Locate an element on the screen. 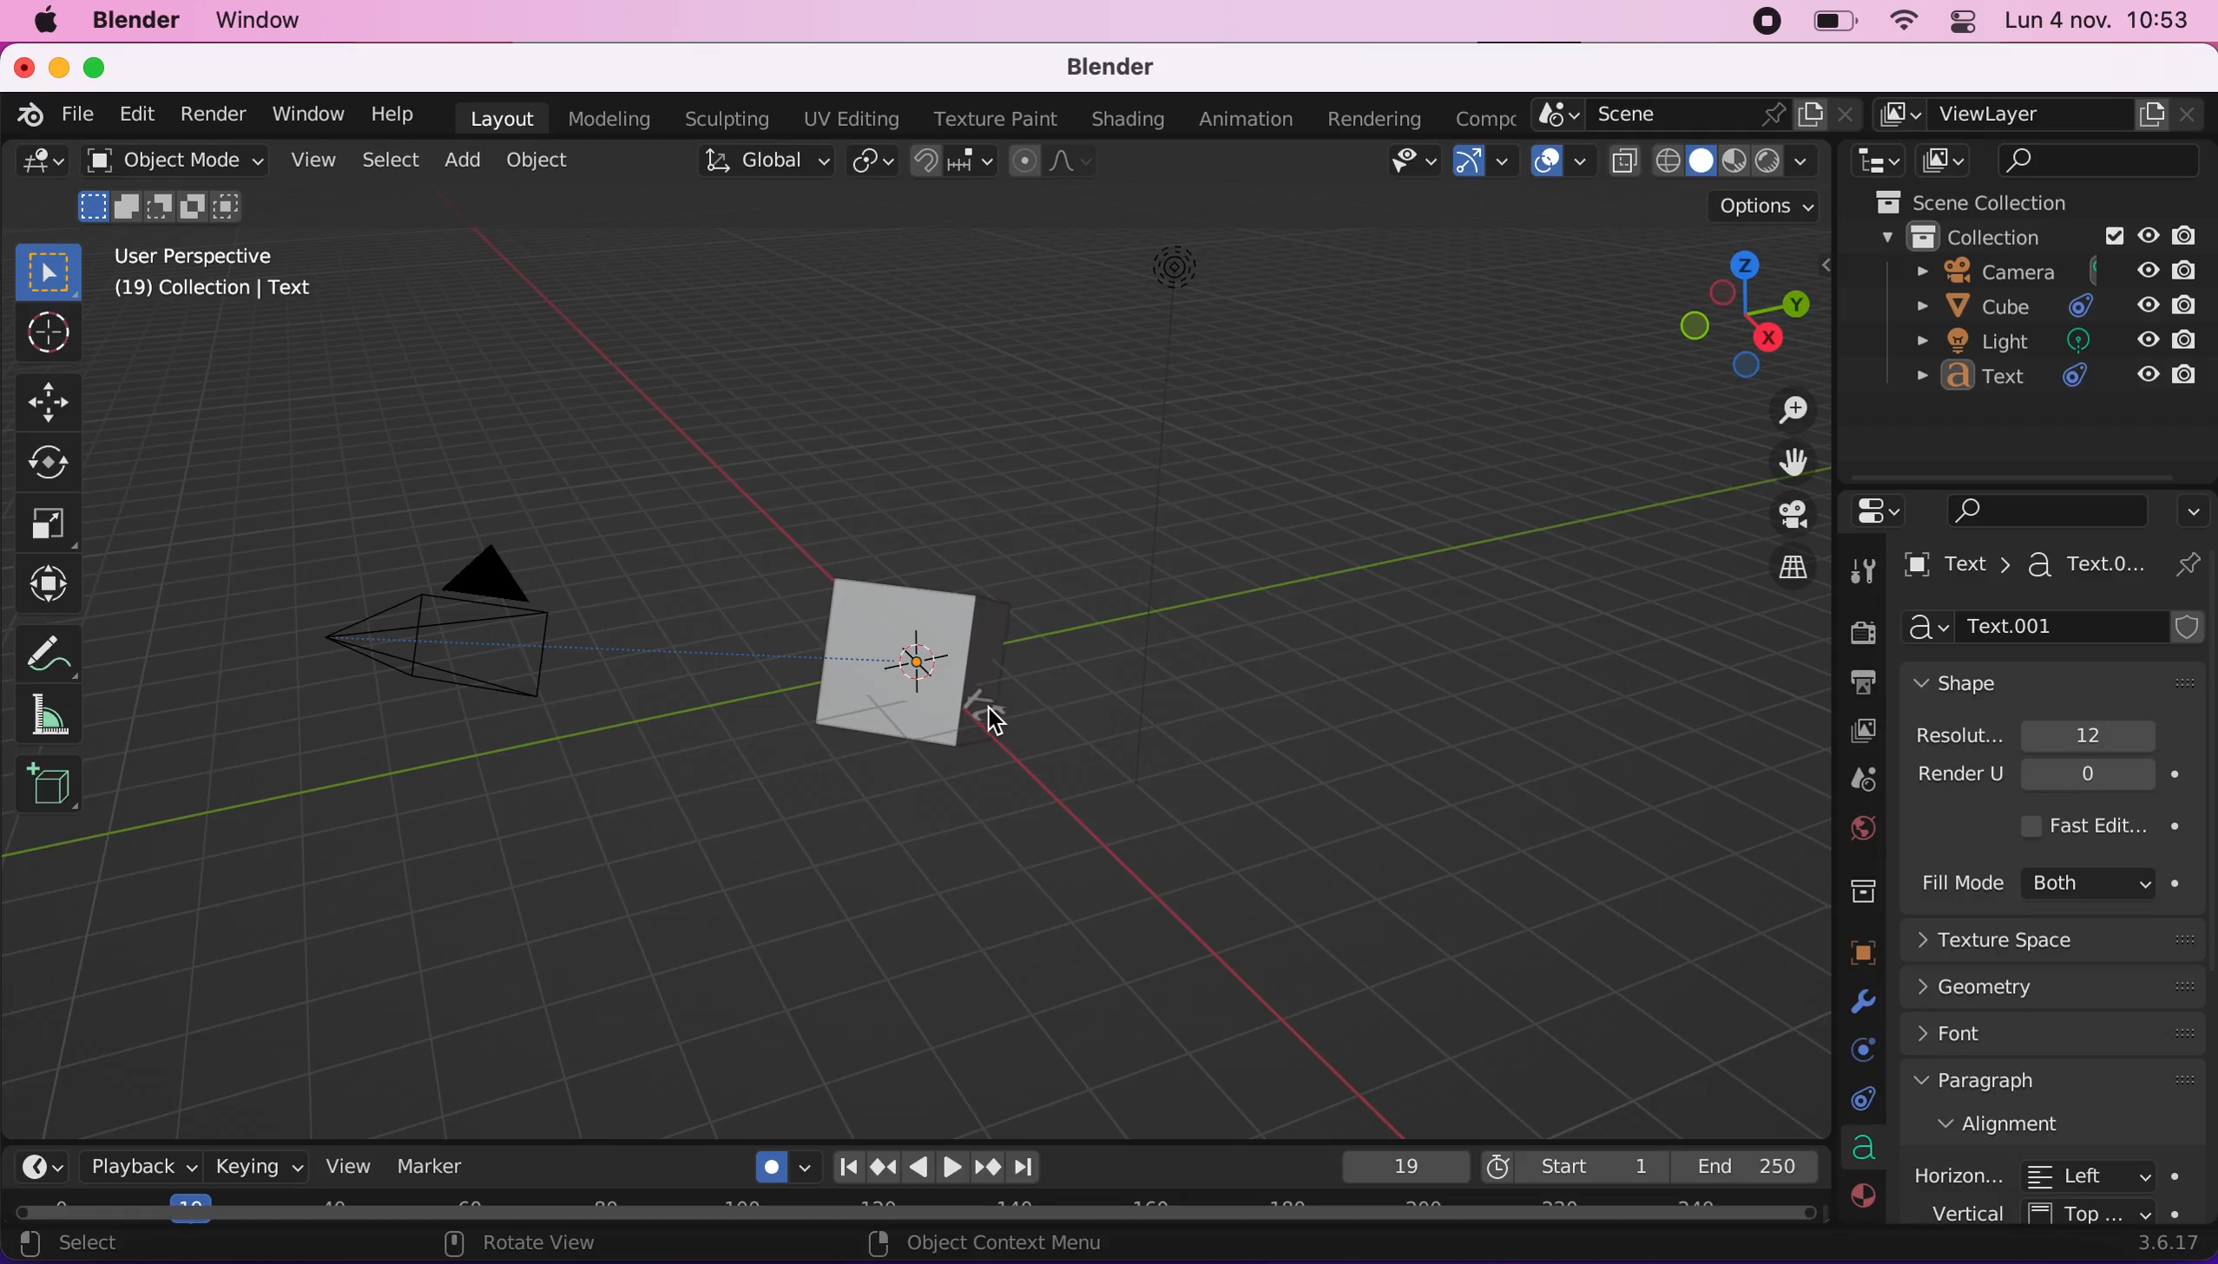 This screenshot has width=2218, height=1264. search is located at coordinates (2106, 162).